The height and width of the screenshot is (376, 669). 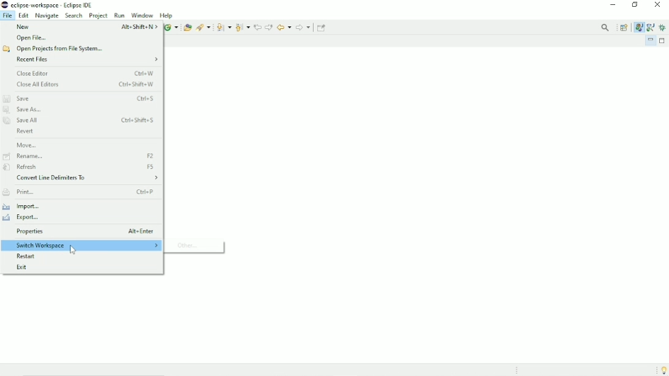 What do you see at coordinates (25, 218) in the screenshot?
I see `Export` at bounding box center [25, 218].